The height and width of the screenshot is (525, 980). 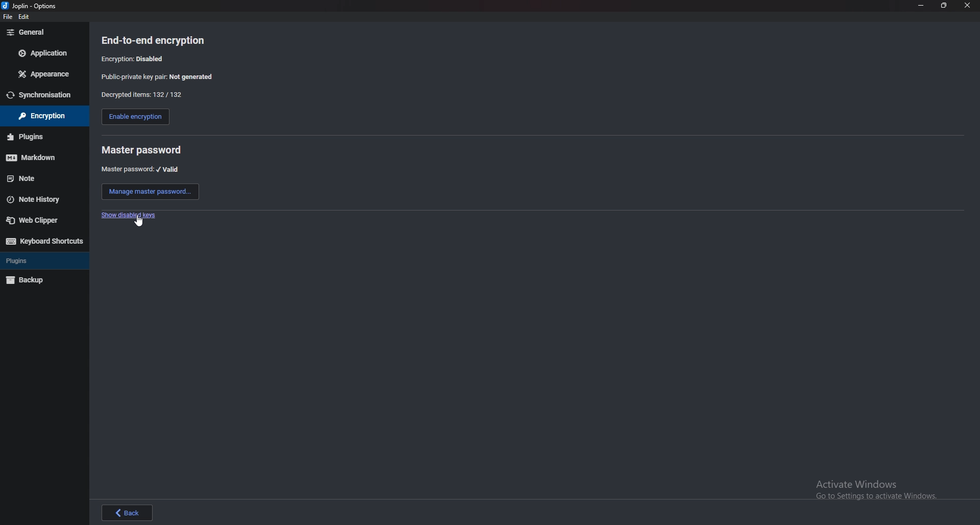 What do you see at coordinates (41, 281) in the screenshot?
I see `backup` at bounding box center [41, 281].